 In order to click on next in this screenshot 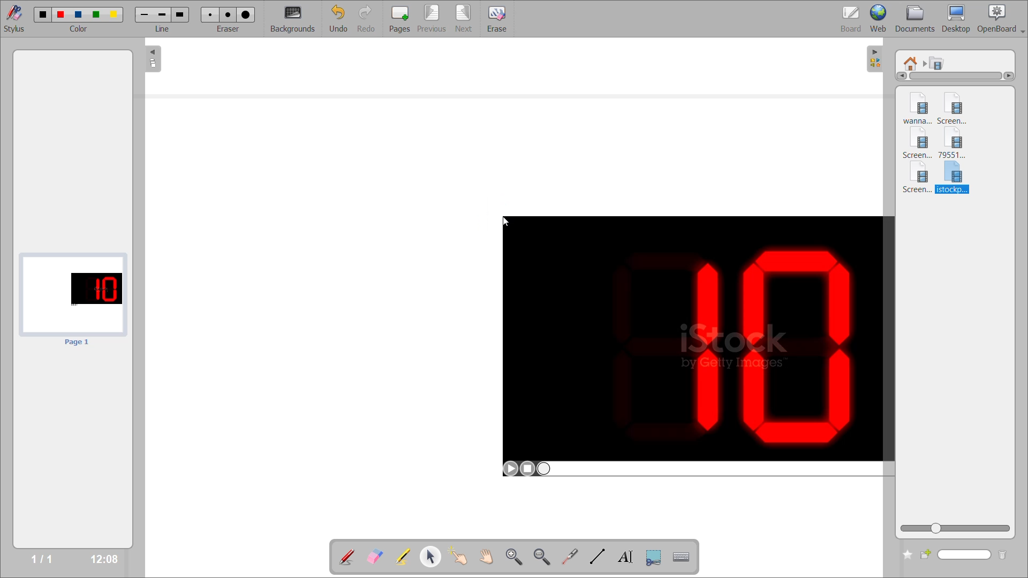, I will do `click(463, 18)`.